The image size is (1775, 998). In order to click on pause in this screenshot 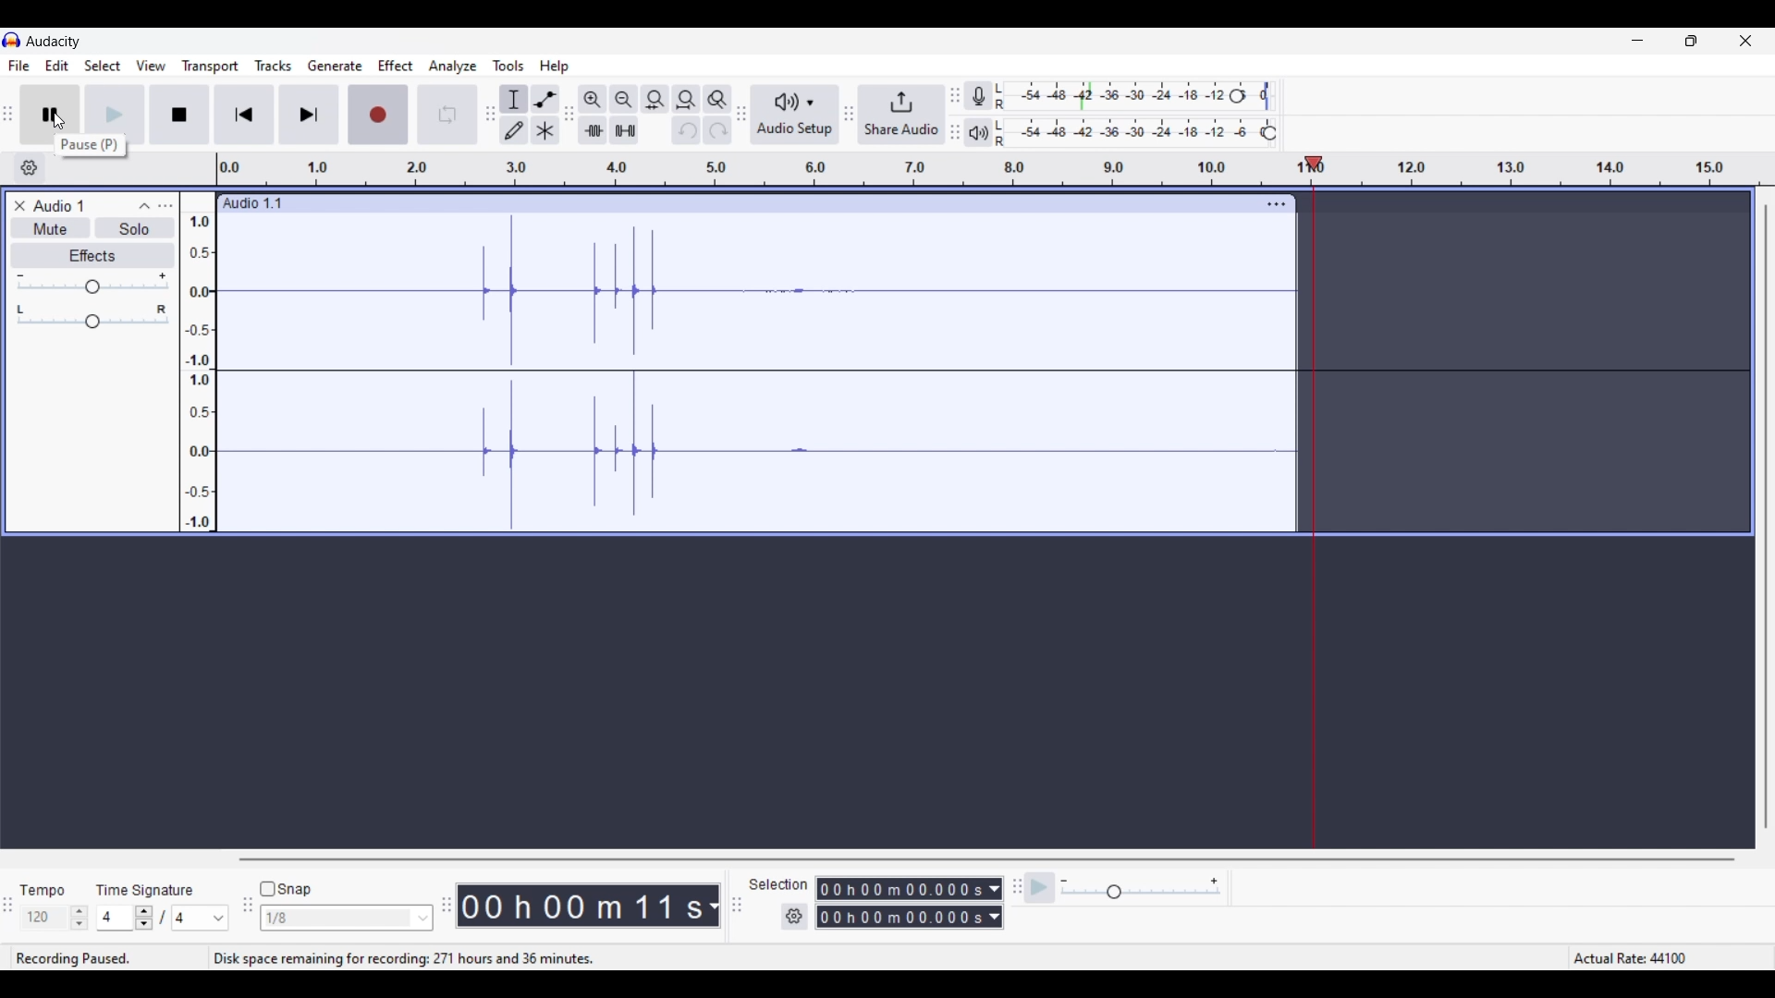, I will do `click(99, 147)`.